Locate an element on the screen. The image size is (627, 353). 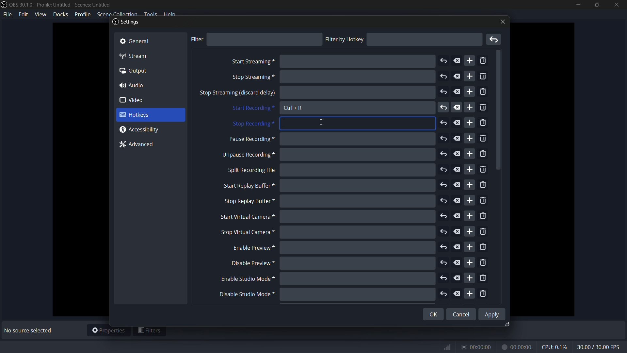
undo is located at coordinates (443, 169).